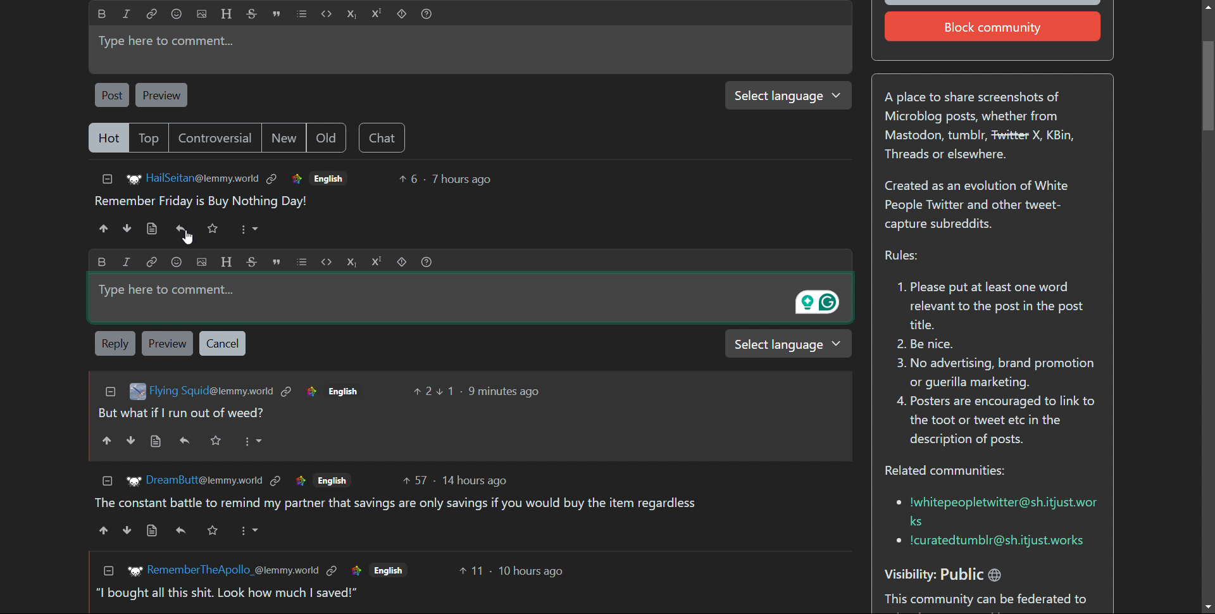 Image resolution: width=1215 pixels, height=614 pixels. What do you see at coordinates (335, 480) in the screenshot?
I see `language` at bounding box center [335, 480].